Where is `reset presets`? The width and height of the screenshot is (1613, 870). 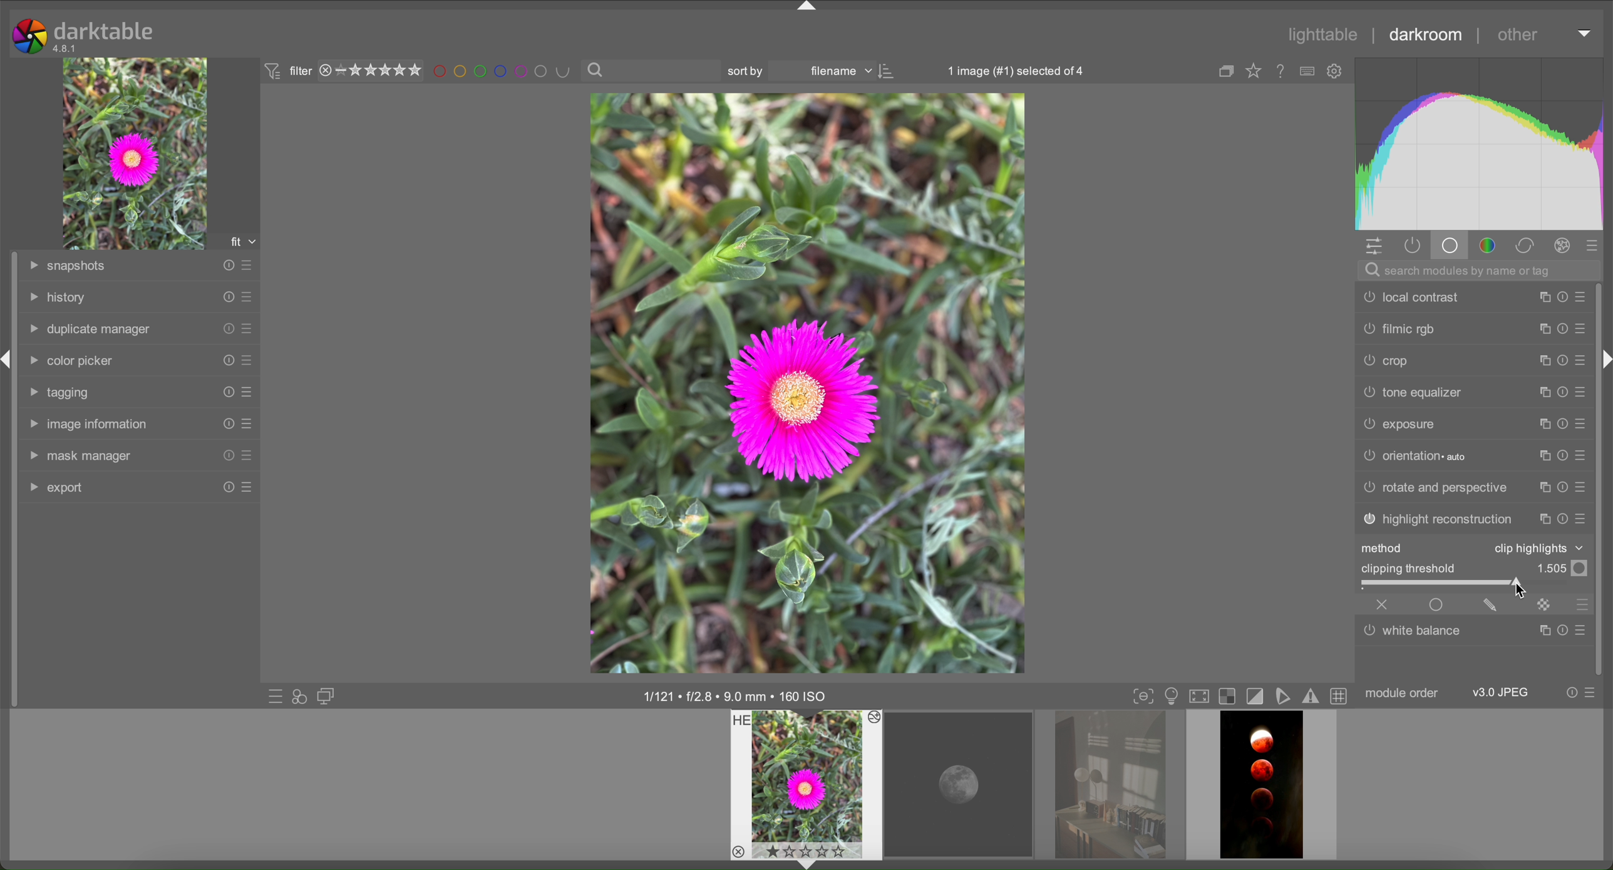
reset presets is located at coordinates (225, 327).